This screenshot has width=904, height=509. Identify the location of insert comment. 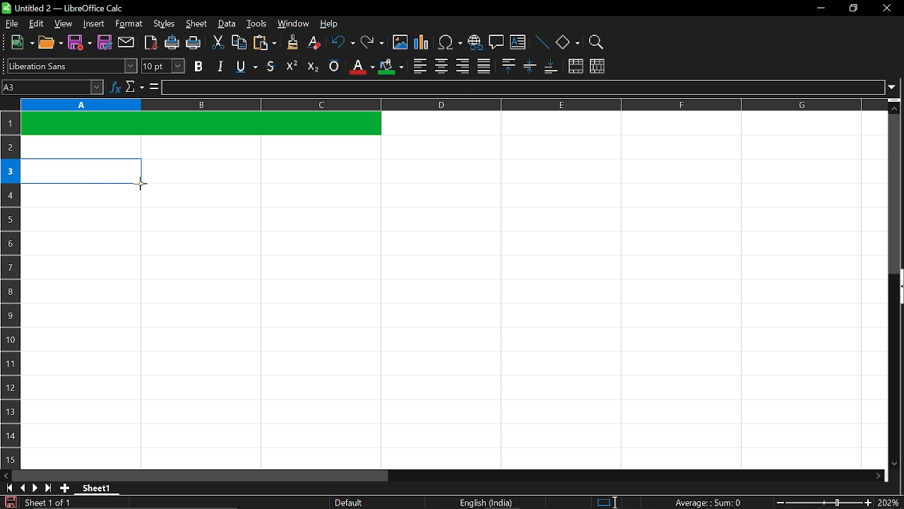
(496, 42).